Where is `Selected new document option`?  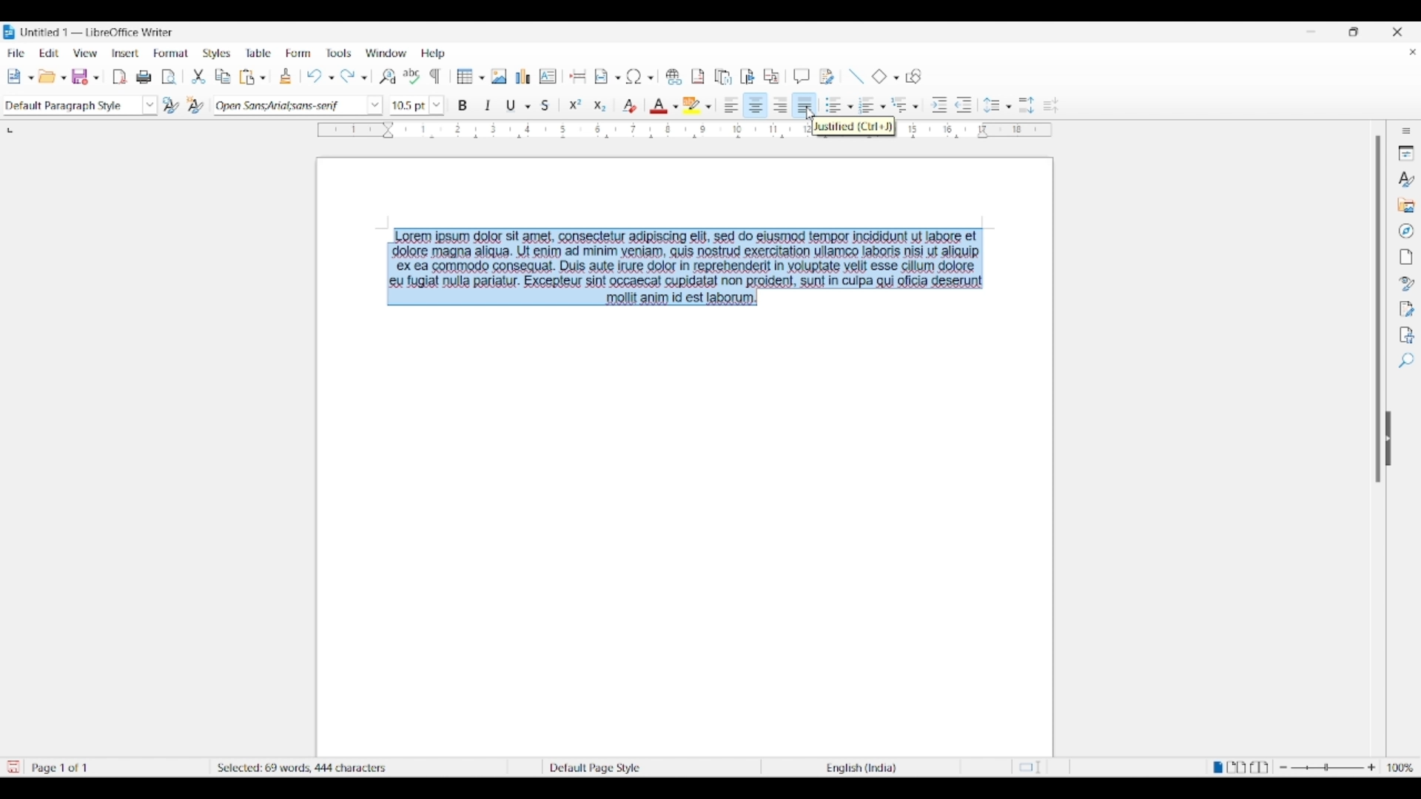 Selected new document option is located at coordinates (17, 75).